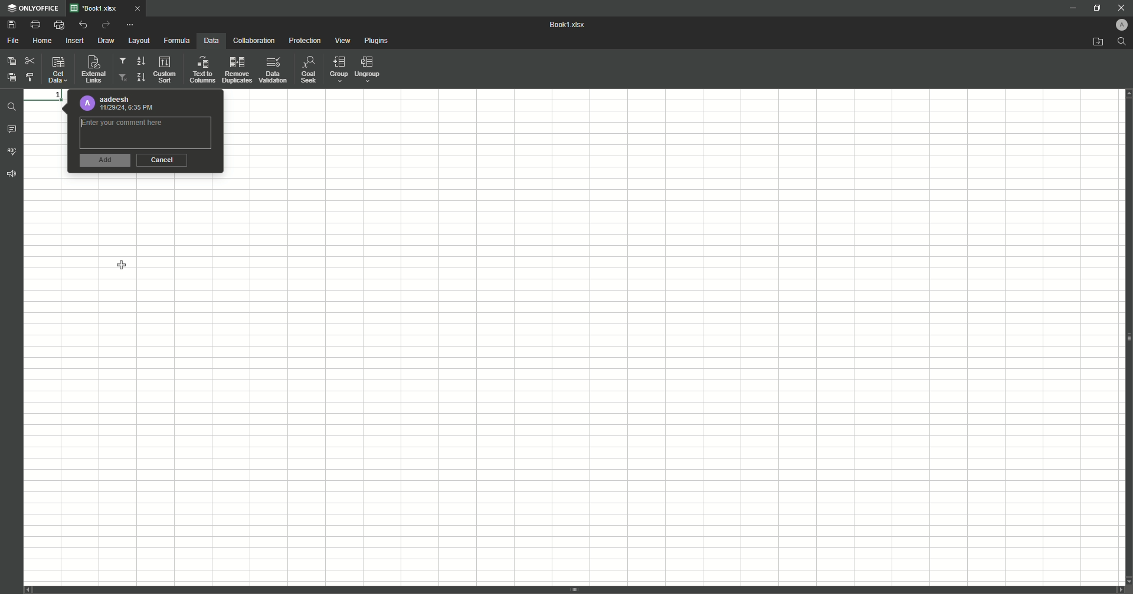 The image size is (1133, 594). What do you see at coordinates (1122, 41) in the screenshot?
I see `Find` at bounding box center [1122, 41].